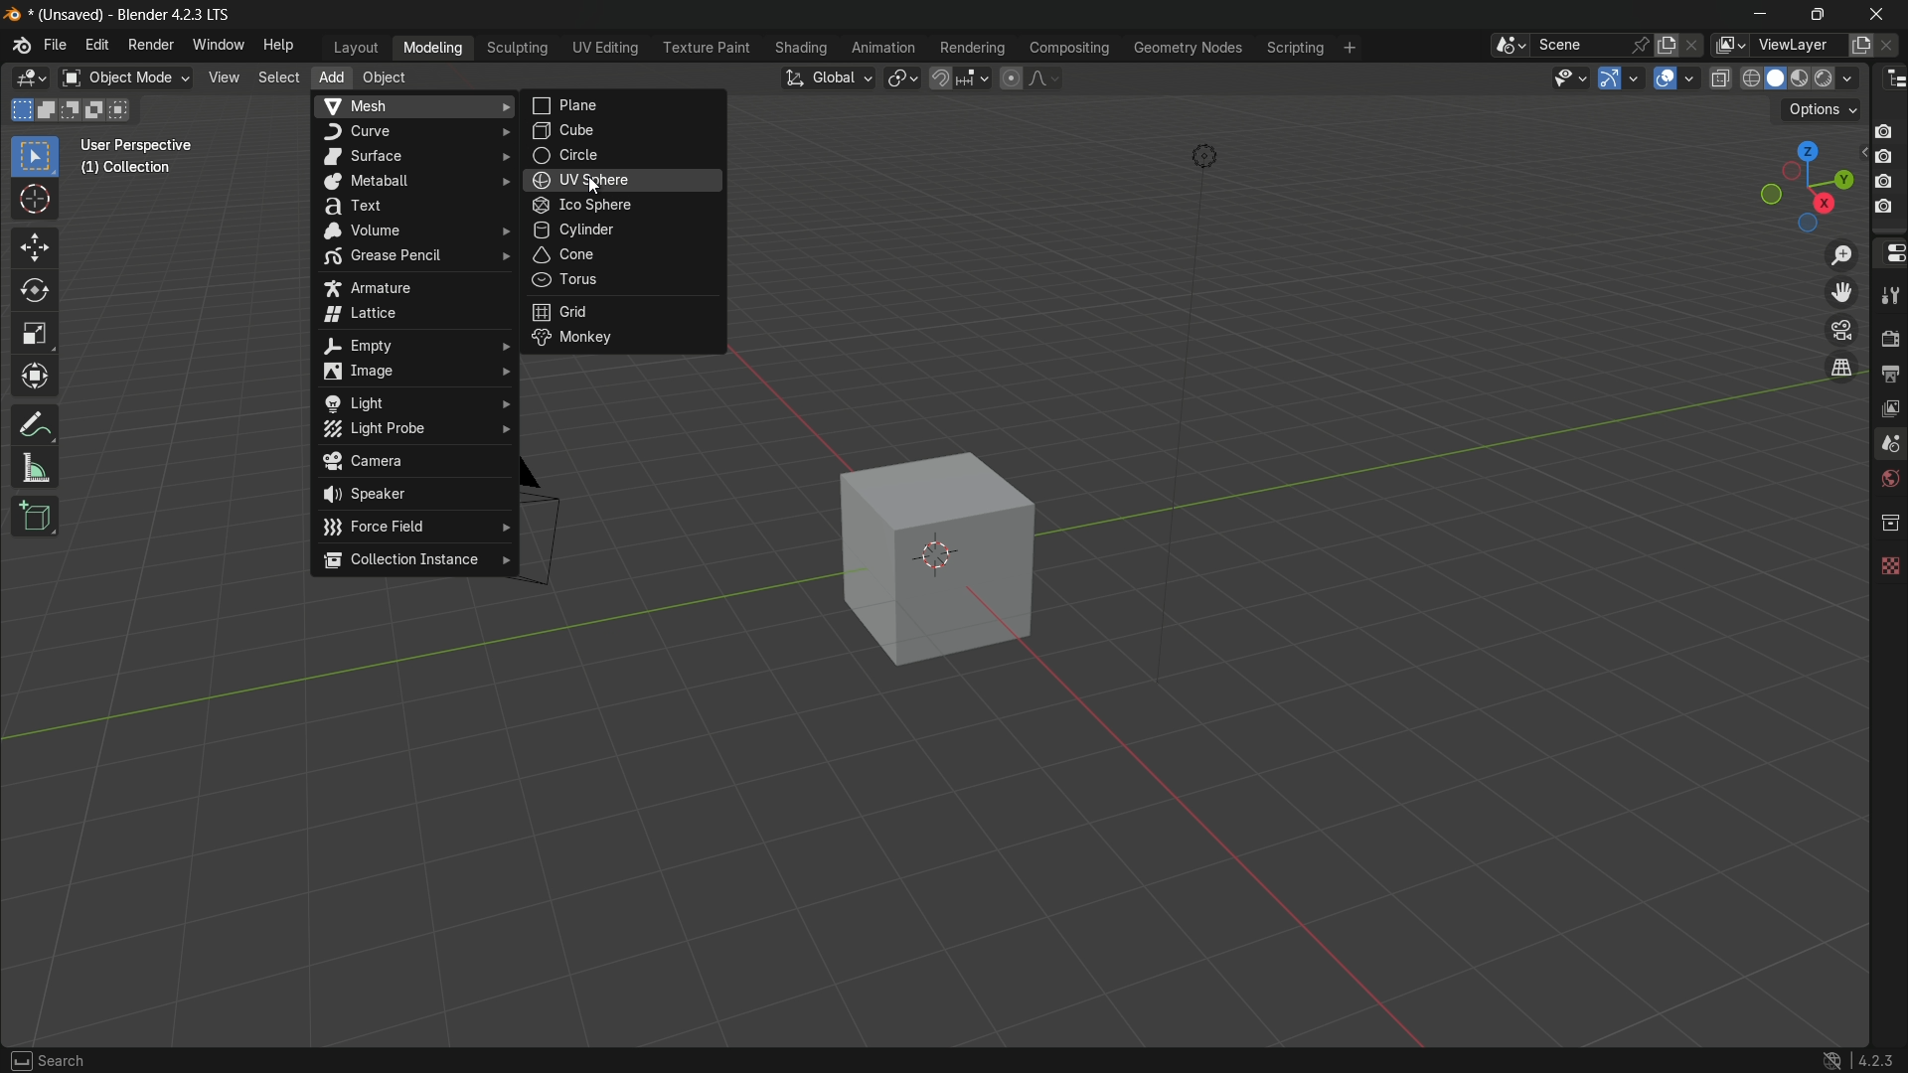  I want to click on camera, so click(415, 464).